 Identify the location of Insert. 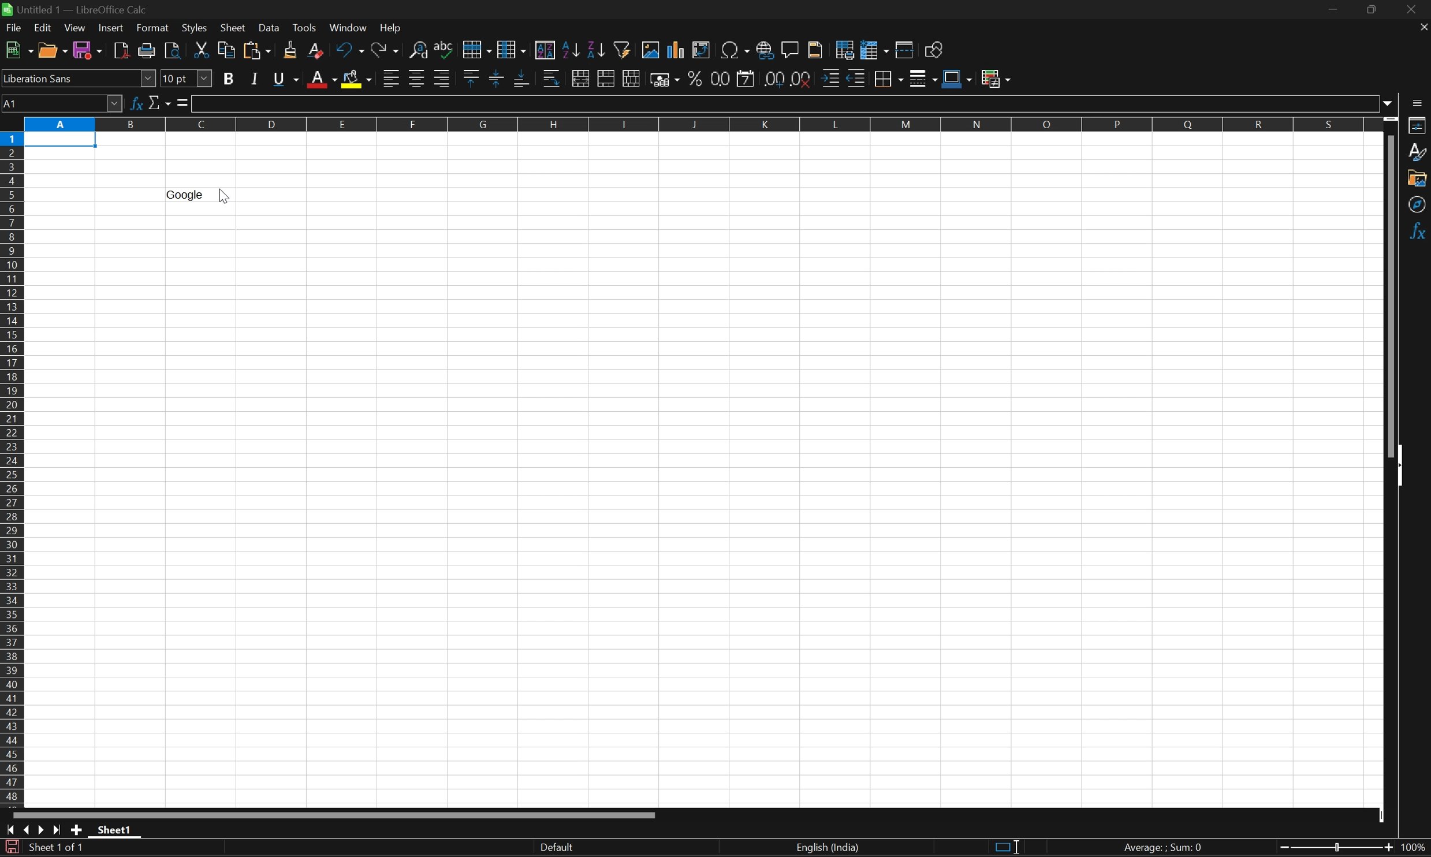
(113, 28).